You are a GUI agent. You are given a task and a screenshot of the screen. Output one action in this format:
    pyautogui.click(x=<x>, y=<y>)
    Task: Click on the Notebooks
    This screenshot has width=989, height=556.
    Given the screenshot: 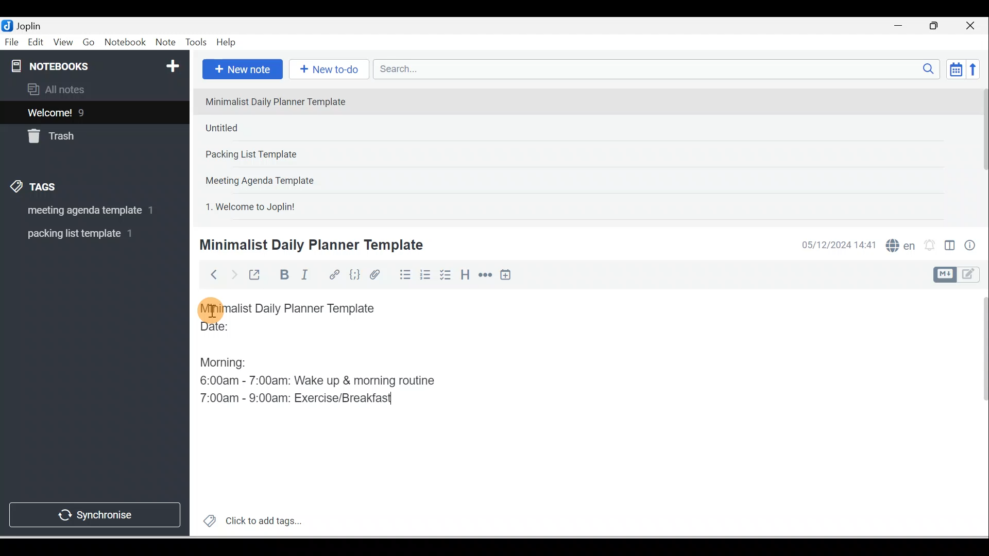 What is the action you would take?
    pyautogui.click(x=97, y=64)
    